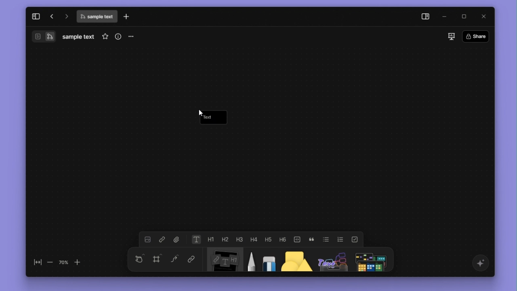  What do you see at coordinates (36, 263) in the screenshot?
I see `fit to screen` at bounding box center [36, 263].